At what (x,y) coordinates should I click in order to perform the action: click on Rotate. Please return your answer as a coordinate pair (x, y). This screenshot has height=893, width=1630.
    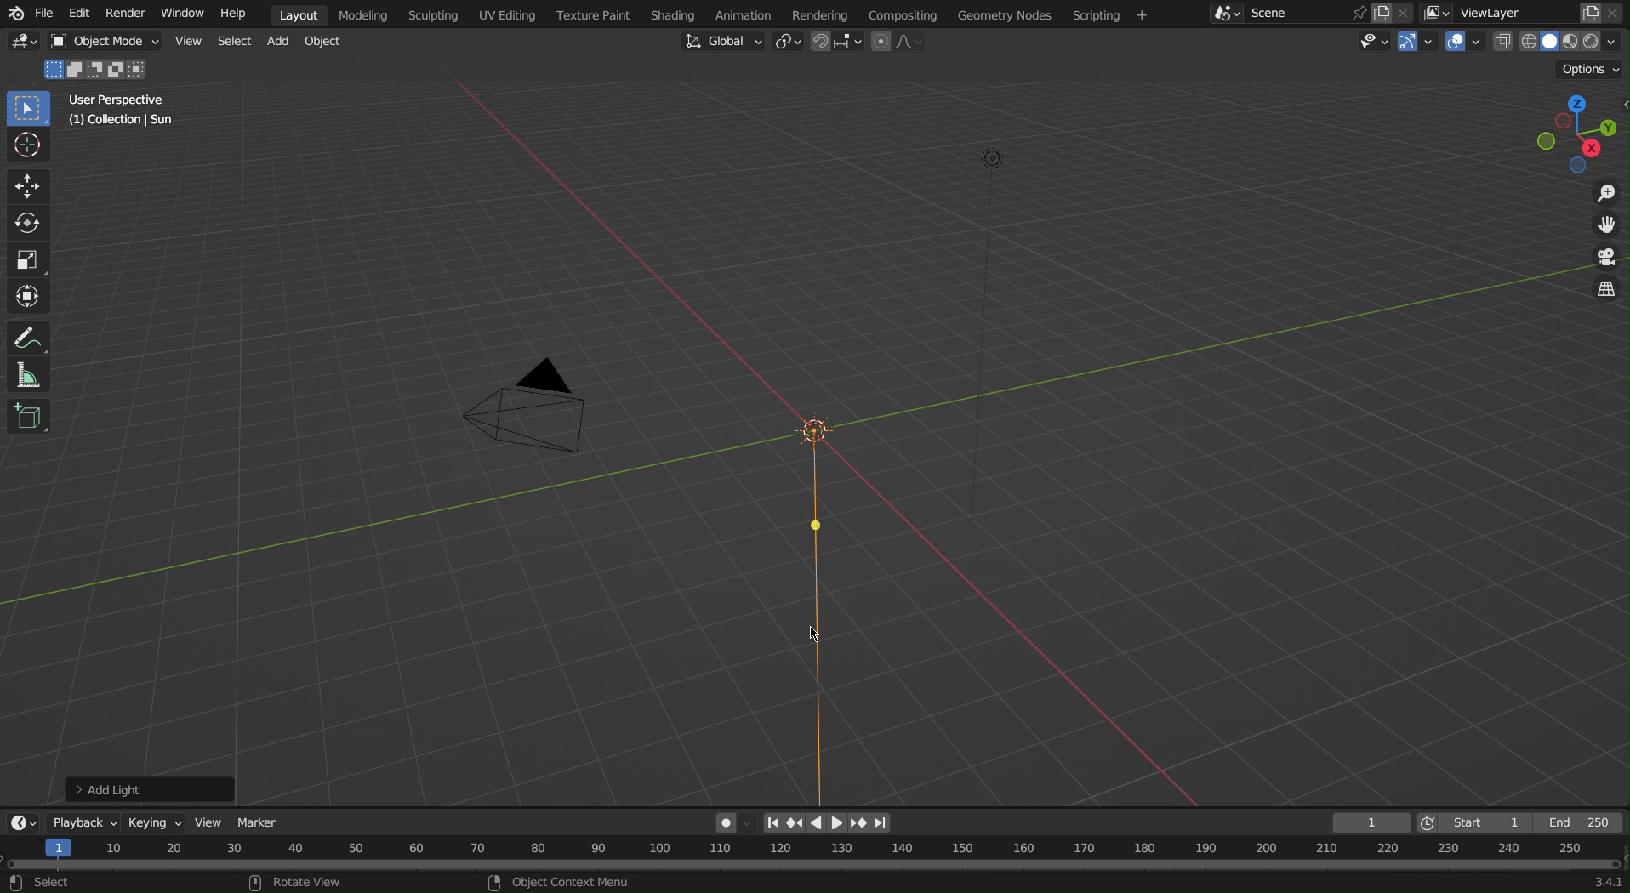
    Looking at the image, I should click on (31, 225).